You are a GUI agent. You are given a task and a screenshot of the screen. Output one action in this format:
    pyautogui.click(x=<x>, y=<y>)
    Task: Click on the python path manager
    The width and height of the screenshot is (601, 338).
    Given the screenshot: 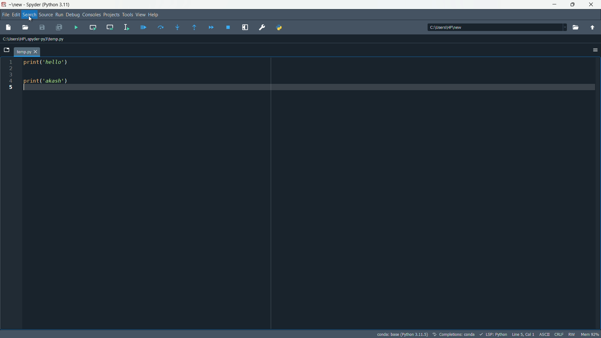 What is the action you would take?
    pyautogui.click(x=279, y=27)
    